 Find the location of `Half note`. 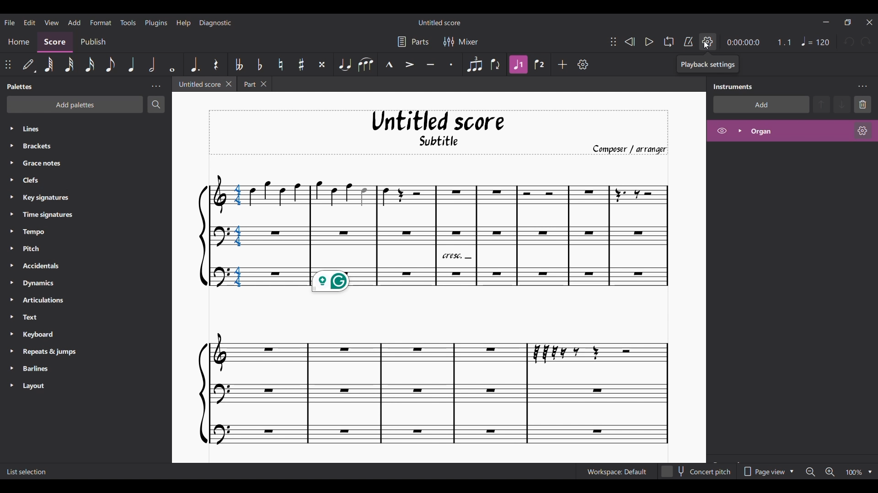

Half note is located at coordinates (152, 64).